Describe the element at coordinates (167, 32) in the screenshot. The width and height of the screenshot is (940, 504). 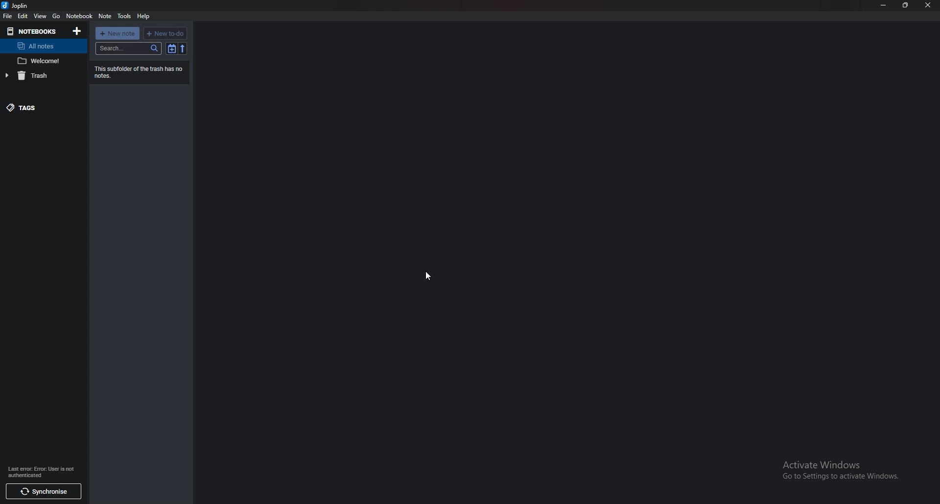
I see `new todo` at that location.